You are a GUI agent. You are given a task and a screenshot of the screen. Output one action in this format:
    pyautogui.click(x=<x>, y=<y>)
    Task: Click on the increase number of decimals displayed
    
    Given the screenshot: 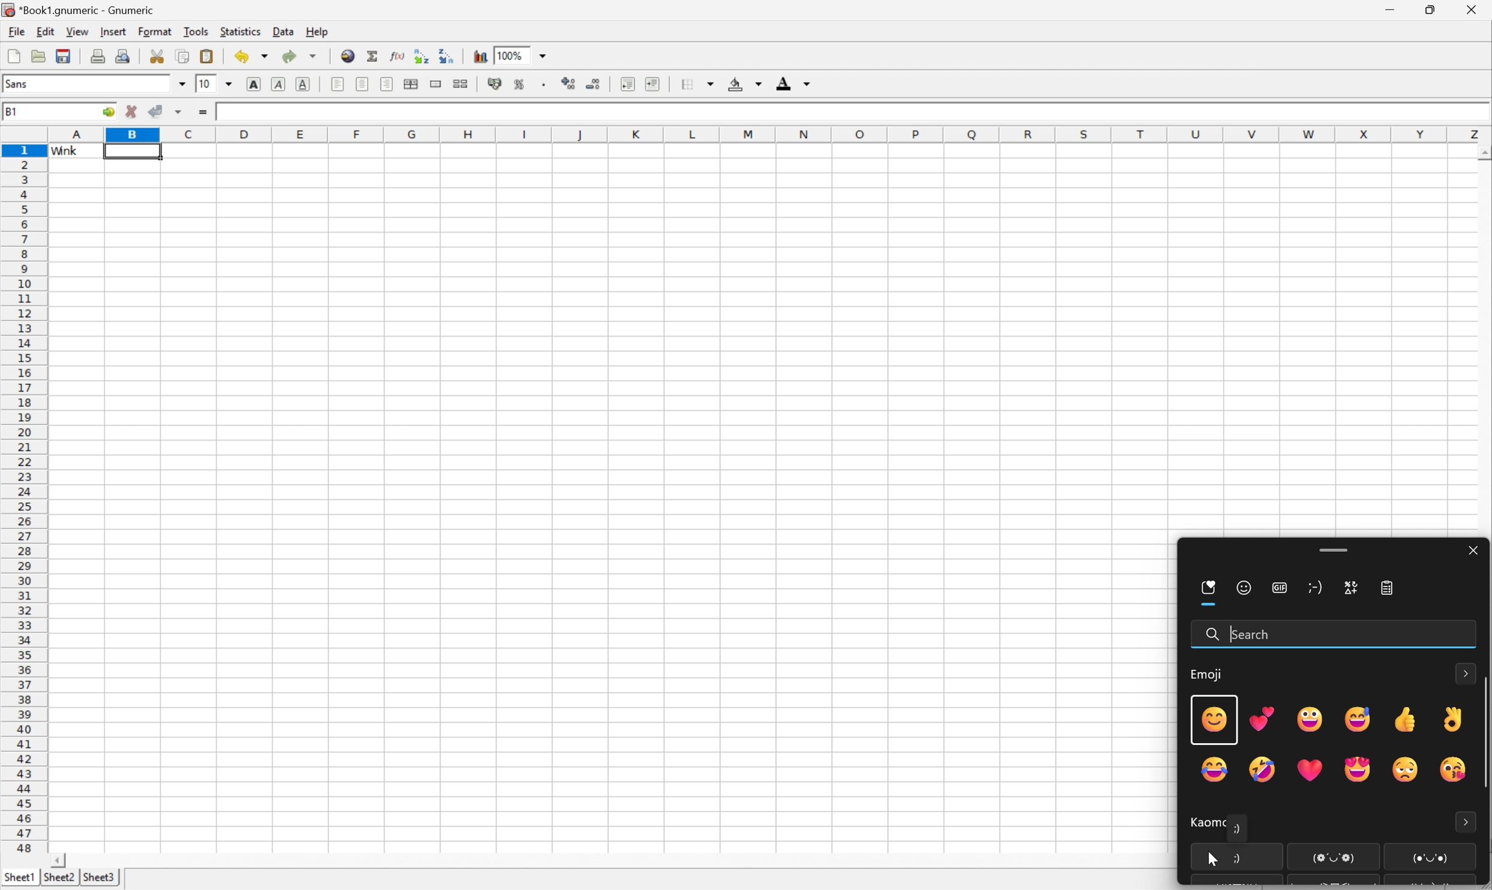 What is the action you would take?
    pyautogui.click(x=565, y=84)
    